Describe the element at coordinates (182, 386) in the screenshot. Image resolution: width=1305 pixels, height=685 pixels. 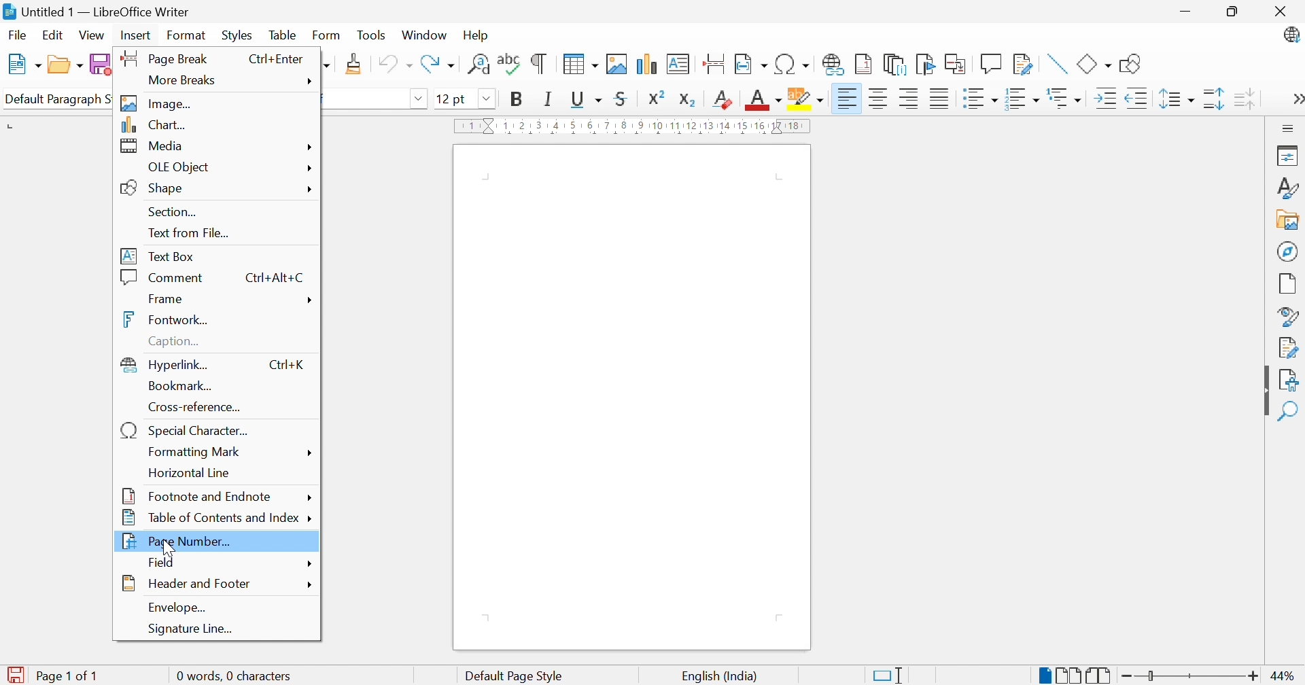
I see `Bookmark...` at that location.